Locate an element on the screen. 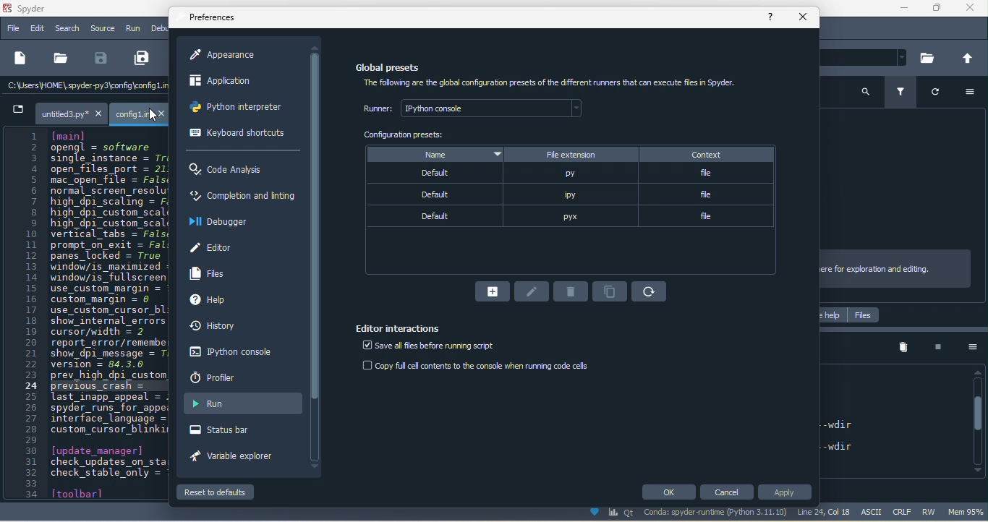  variable explorer is located at coordinates (234, 458).